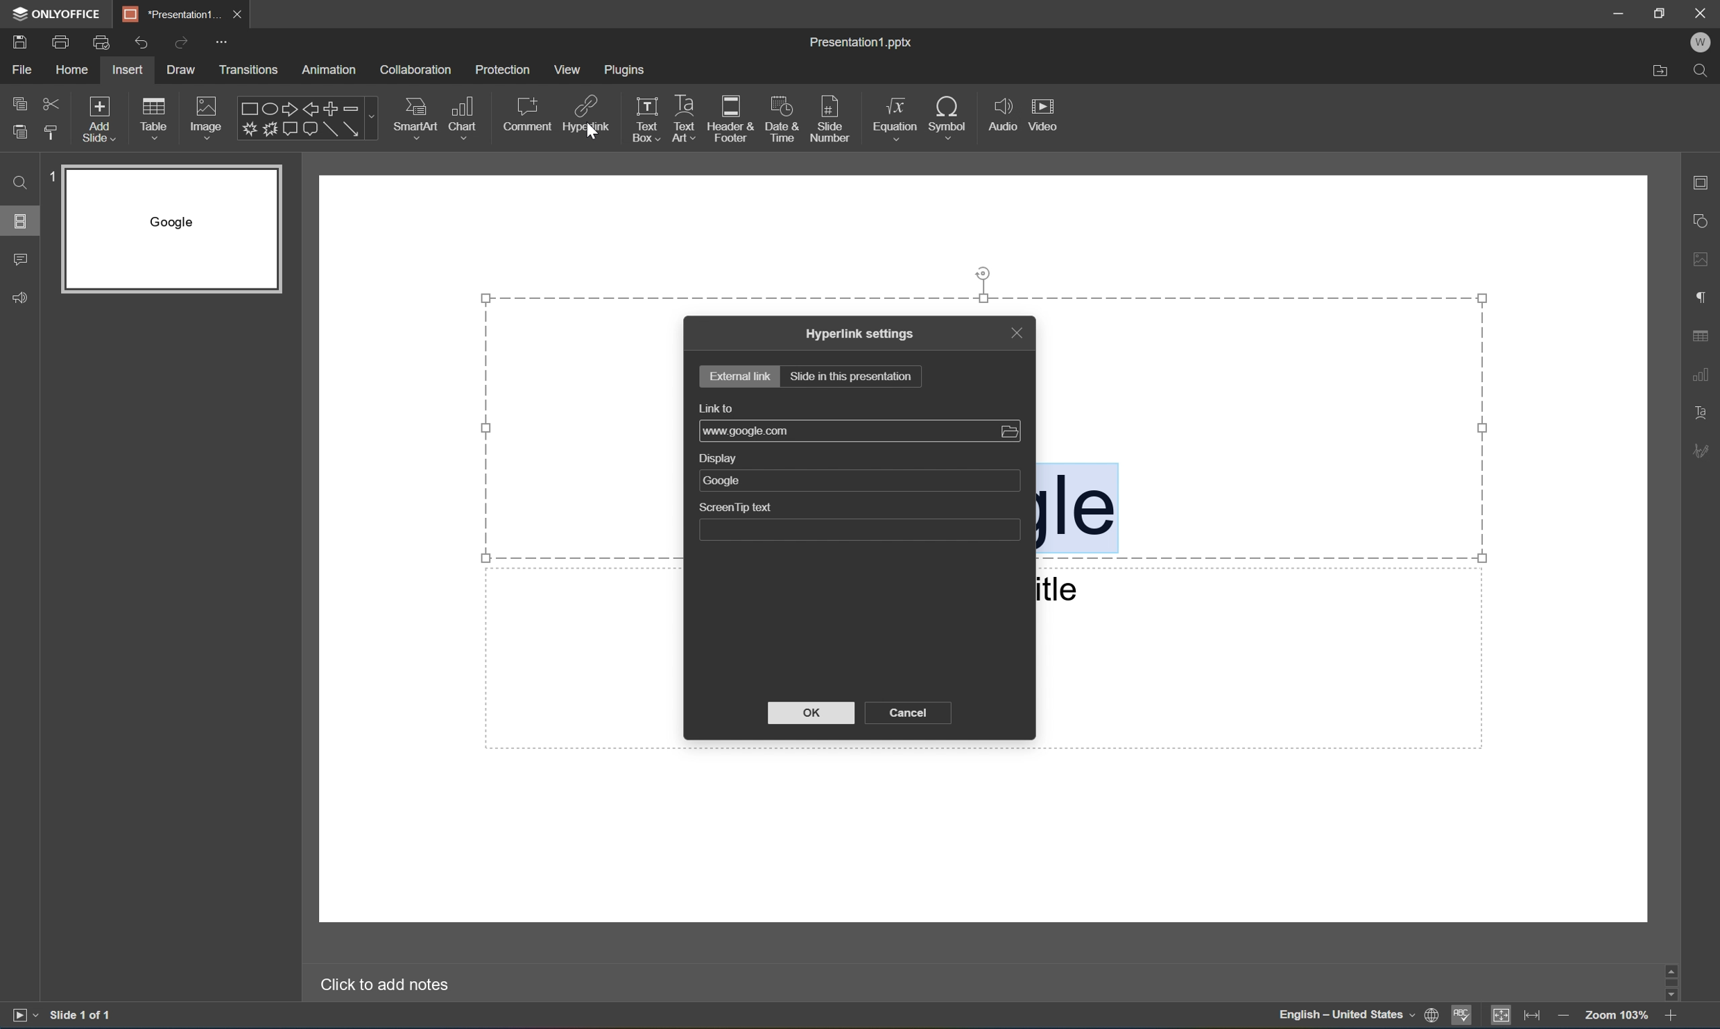 This screenshot has width=1720, height=1029. Describe the element at coordinates (53, 133) in the screenshot. I see `Copy style` at that location.